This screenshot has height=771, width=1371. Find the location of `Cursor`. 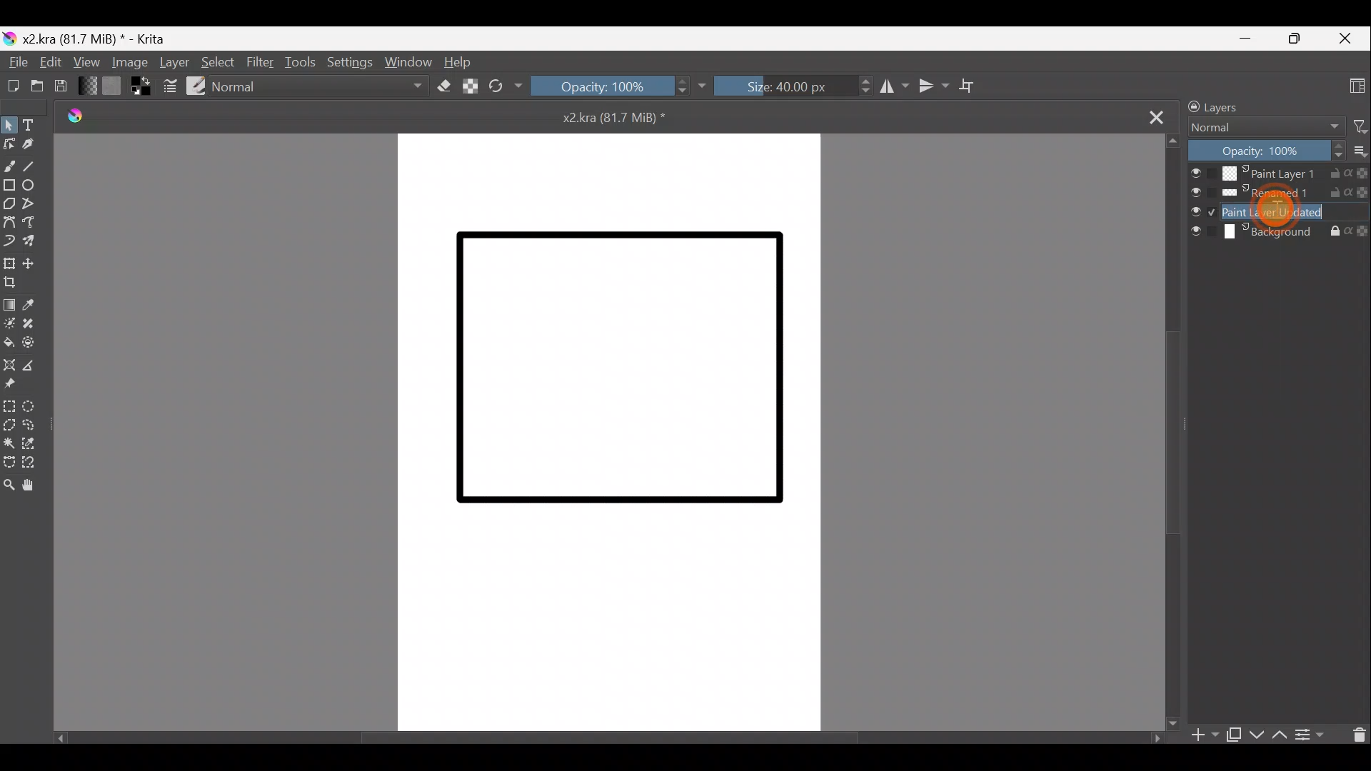

Cursor is located at coordinates (1276, 213).